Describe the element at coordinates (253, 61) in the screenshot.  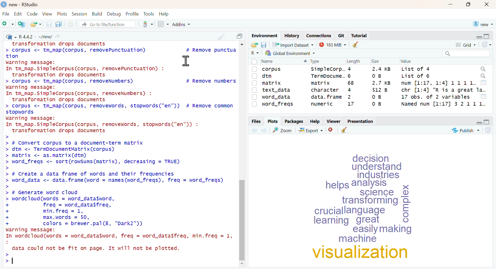
I see `Check box` at that location.